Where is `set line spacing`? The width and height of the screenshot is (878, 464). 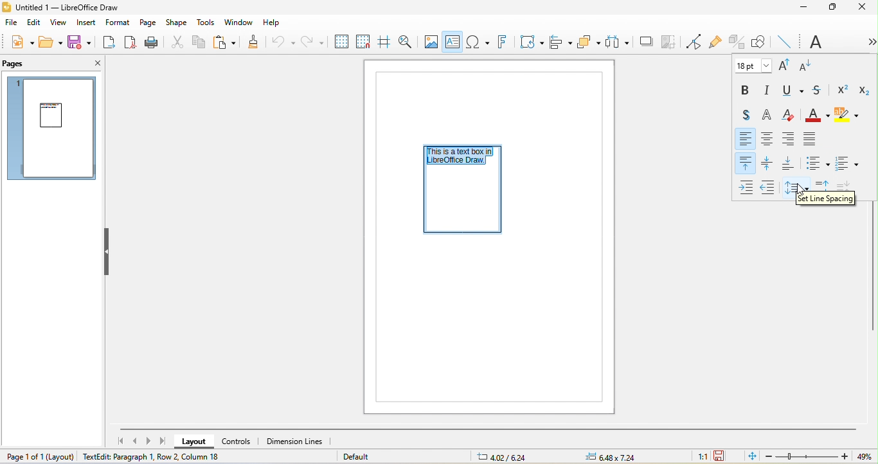 set line spacing is located at coordinates (799, 186).